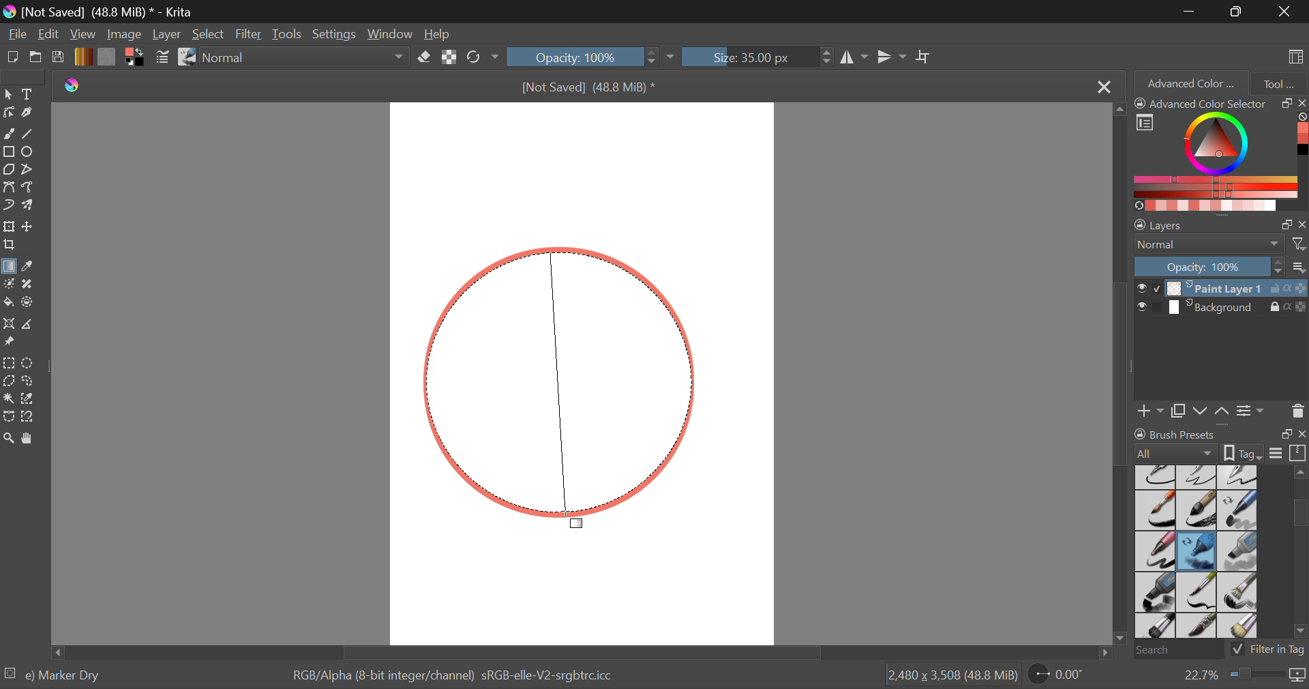 The image size is (1309, 689). Describe the element at coordinates (50, 35) in the screenshot. I see `` at that location.